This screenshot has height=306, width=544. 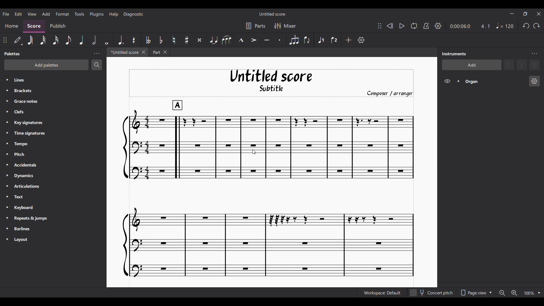 I want to click on 16th note, so click(x=56, y=40).